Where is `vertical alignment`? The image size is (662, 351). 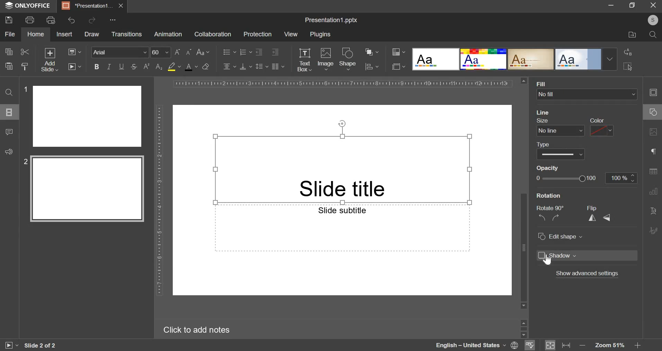 vertical alignment is located at coordinates (246, 66).